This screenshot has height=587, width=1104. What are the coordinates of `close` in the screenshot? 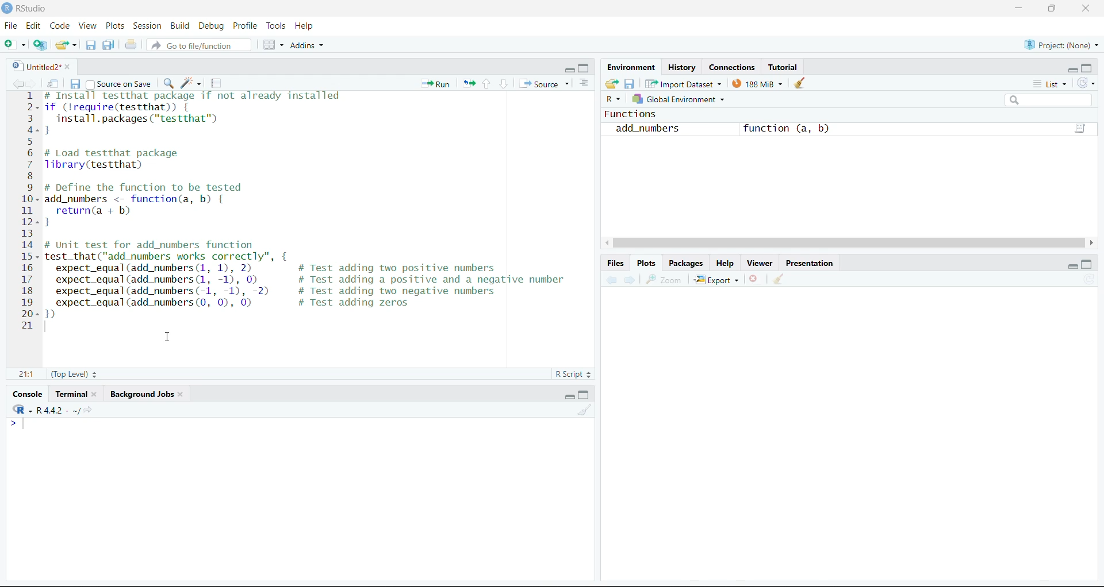 It's located at (182, 393).